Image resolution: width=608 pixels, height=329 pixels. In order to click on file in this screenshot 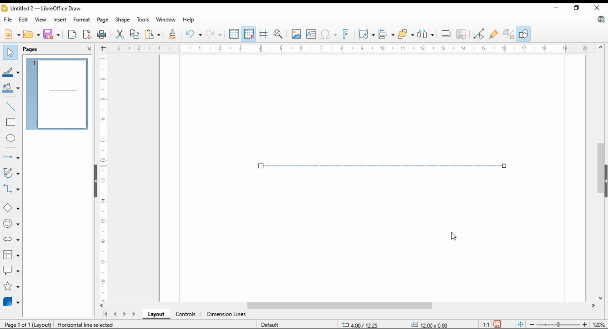, I will do `click(9, 19)`.